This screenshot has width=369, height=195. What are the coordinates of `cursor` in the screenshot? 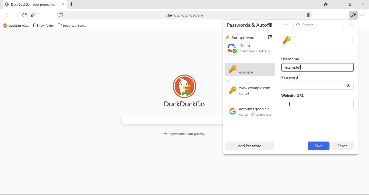 It's located at (290, 105).